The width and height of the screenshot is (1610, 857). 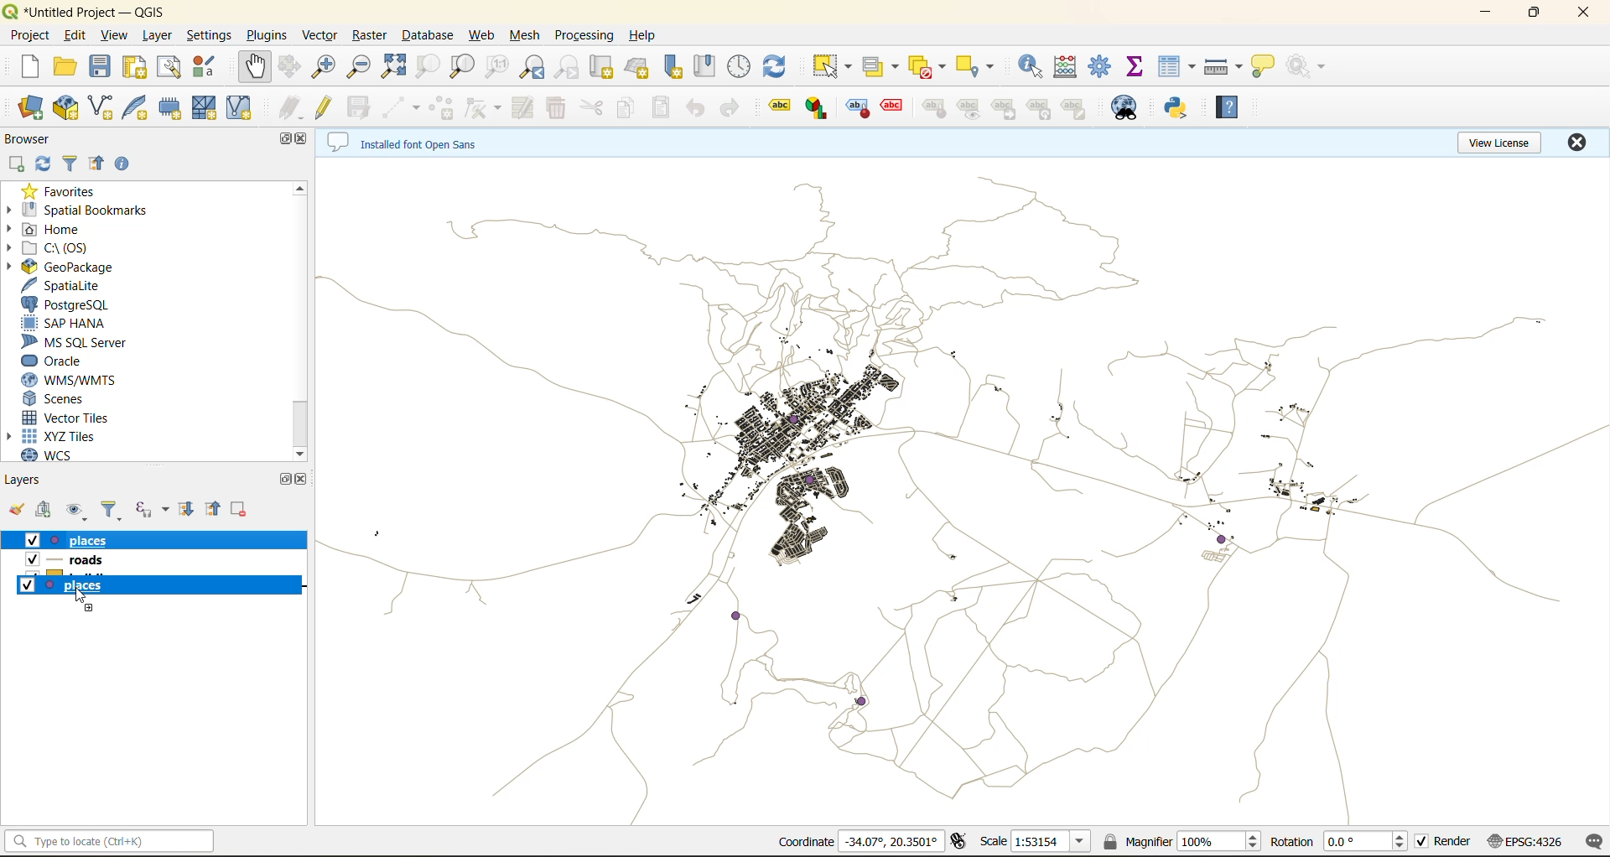 What do you see at coordinates (1338, 841) in the screenshot?
I see `rotation` at bounding box center [1338, 841].